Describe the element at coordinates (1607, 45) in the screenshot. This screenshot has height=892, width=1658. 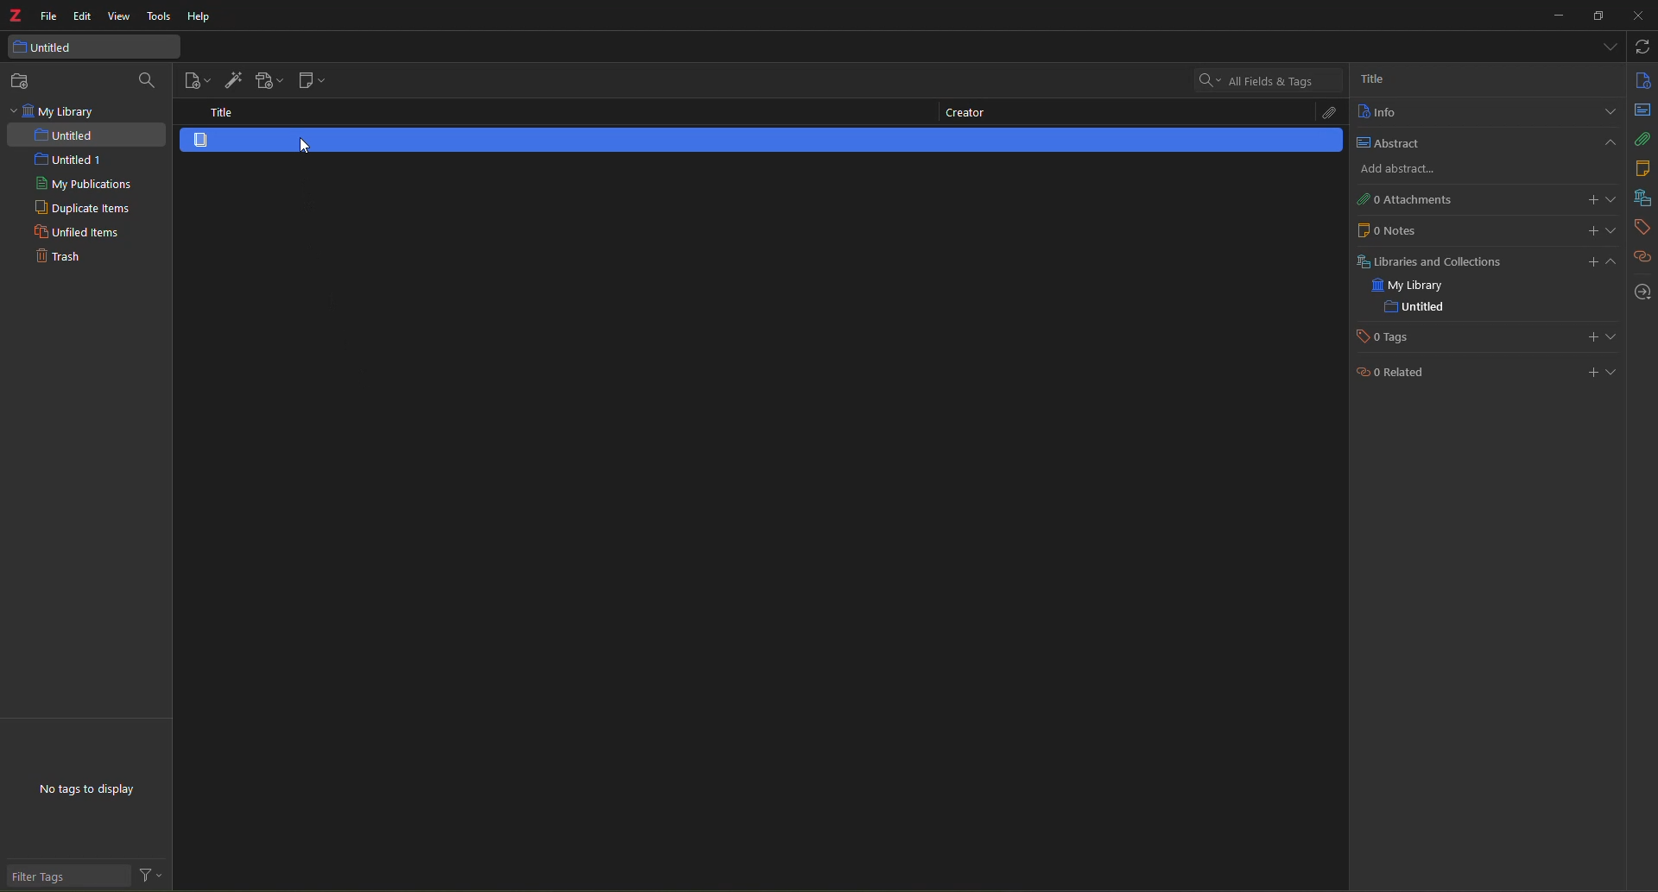
I see `tabs` at that location.